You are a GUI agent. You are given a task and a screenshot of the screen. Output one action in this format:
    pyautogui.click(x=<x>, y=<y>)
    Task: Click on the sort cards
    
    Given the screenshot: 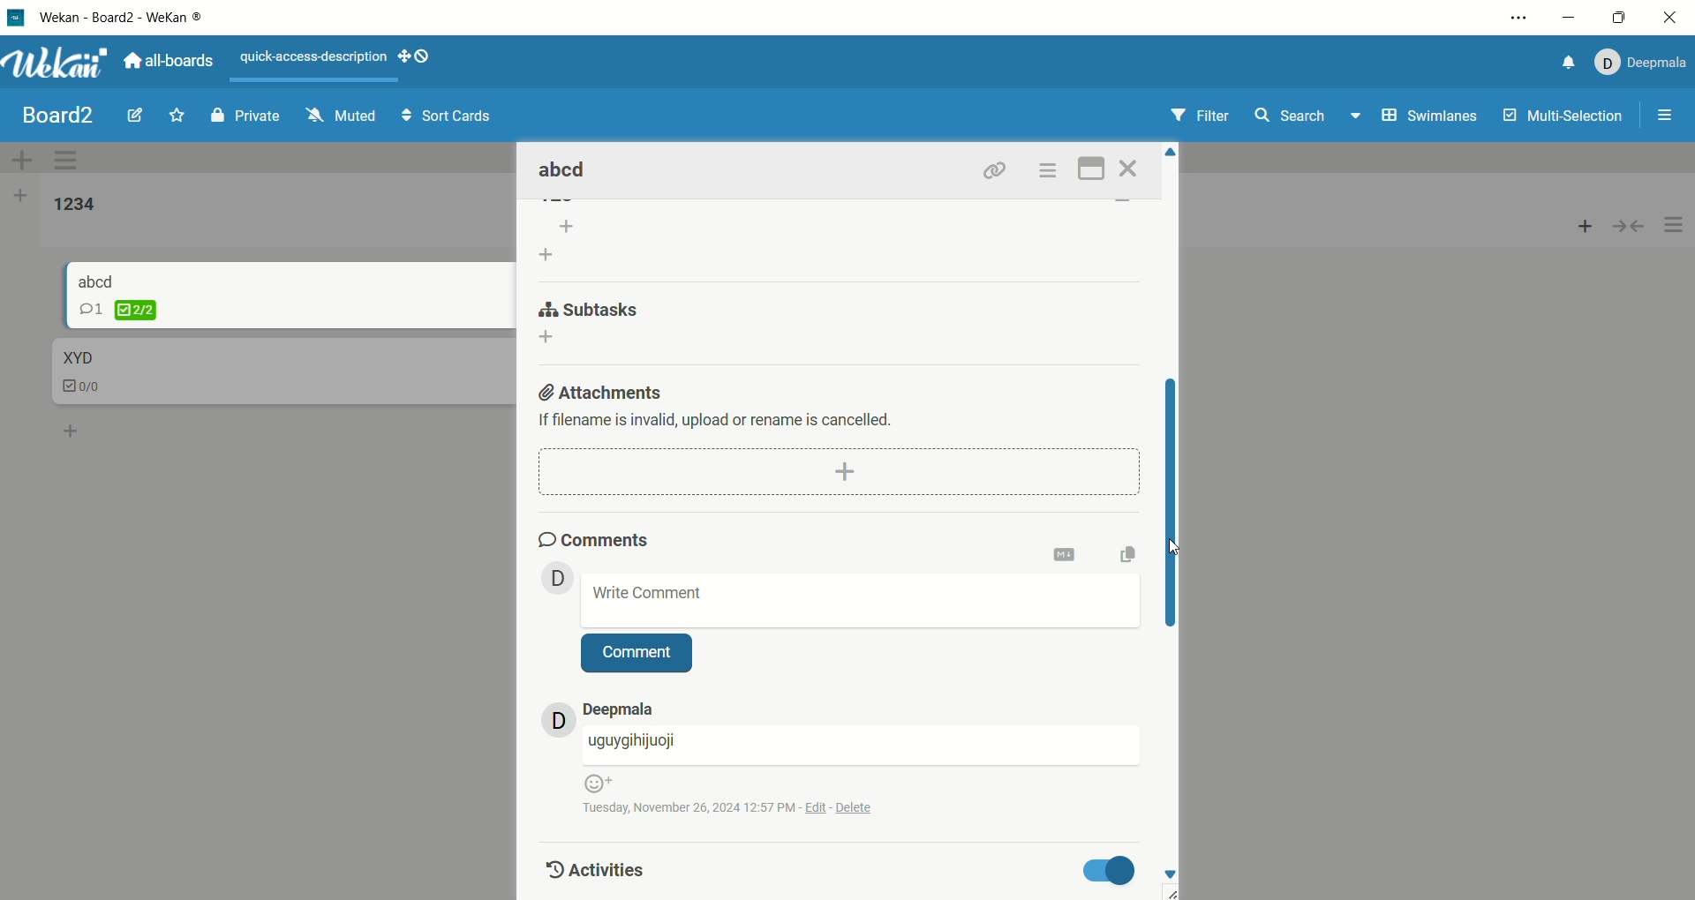 What is the action you would take?
    pyautogui.click(x=446, y=117)
    